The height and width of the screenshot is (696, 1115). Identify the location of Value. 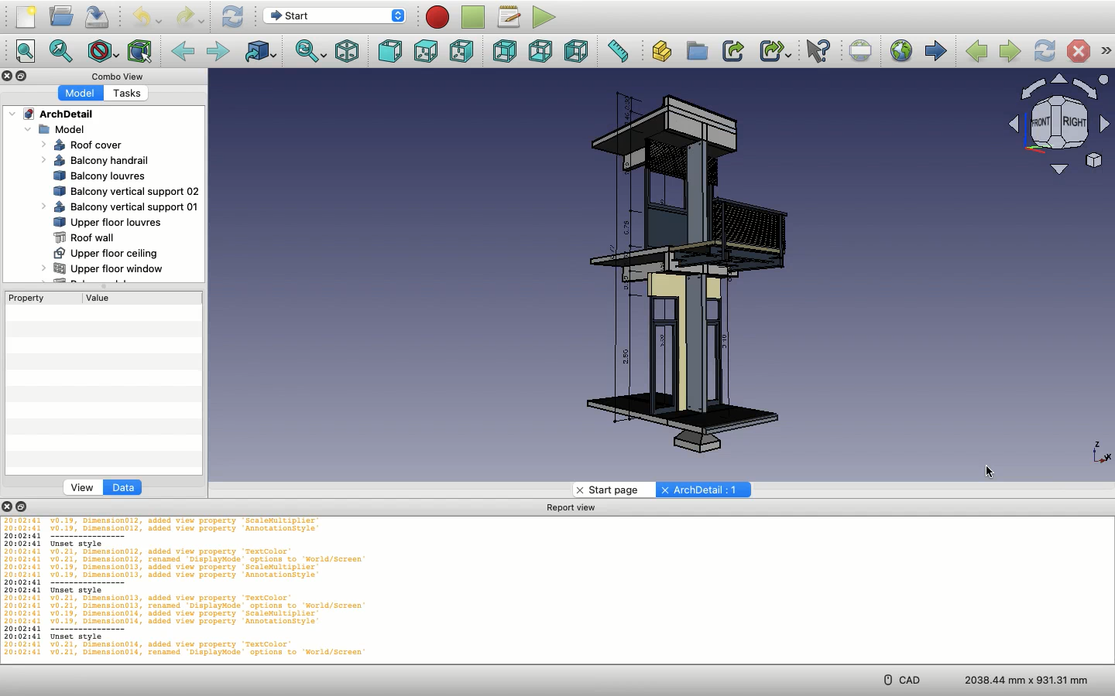
(104, 299).